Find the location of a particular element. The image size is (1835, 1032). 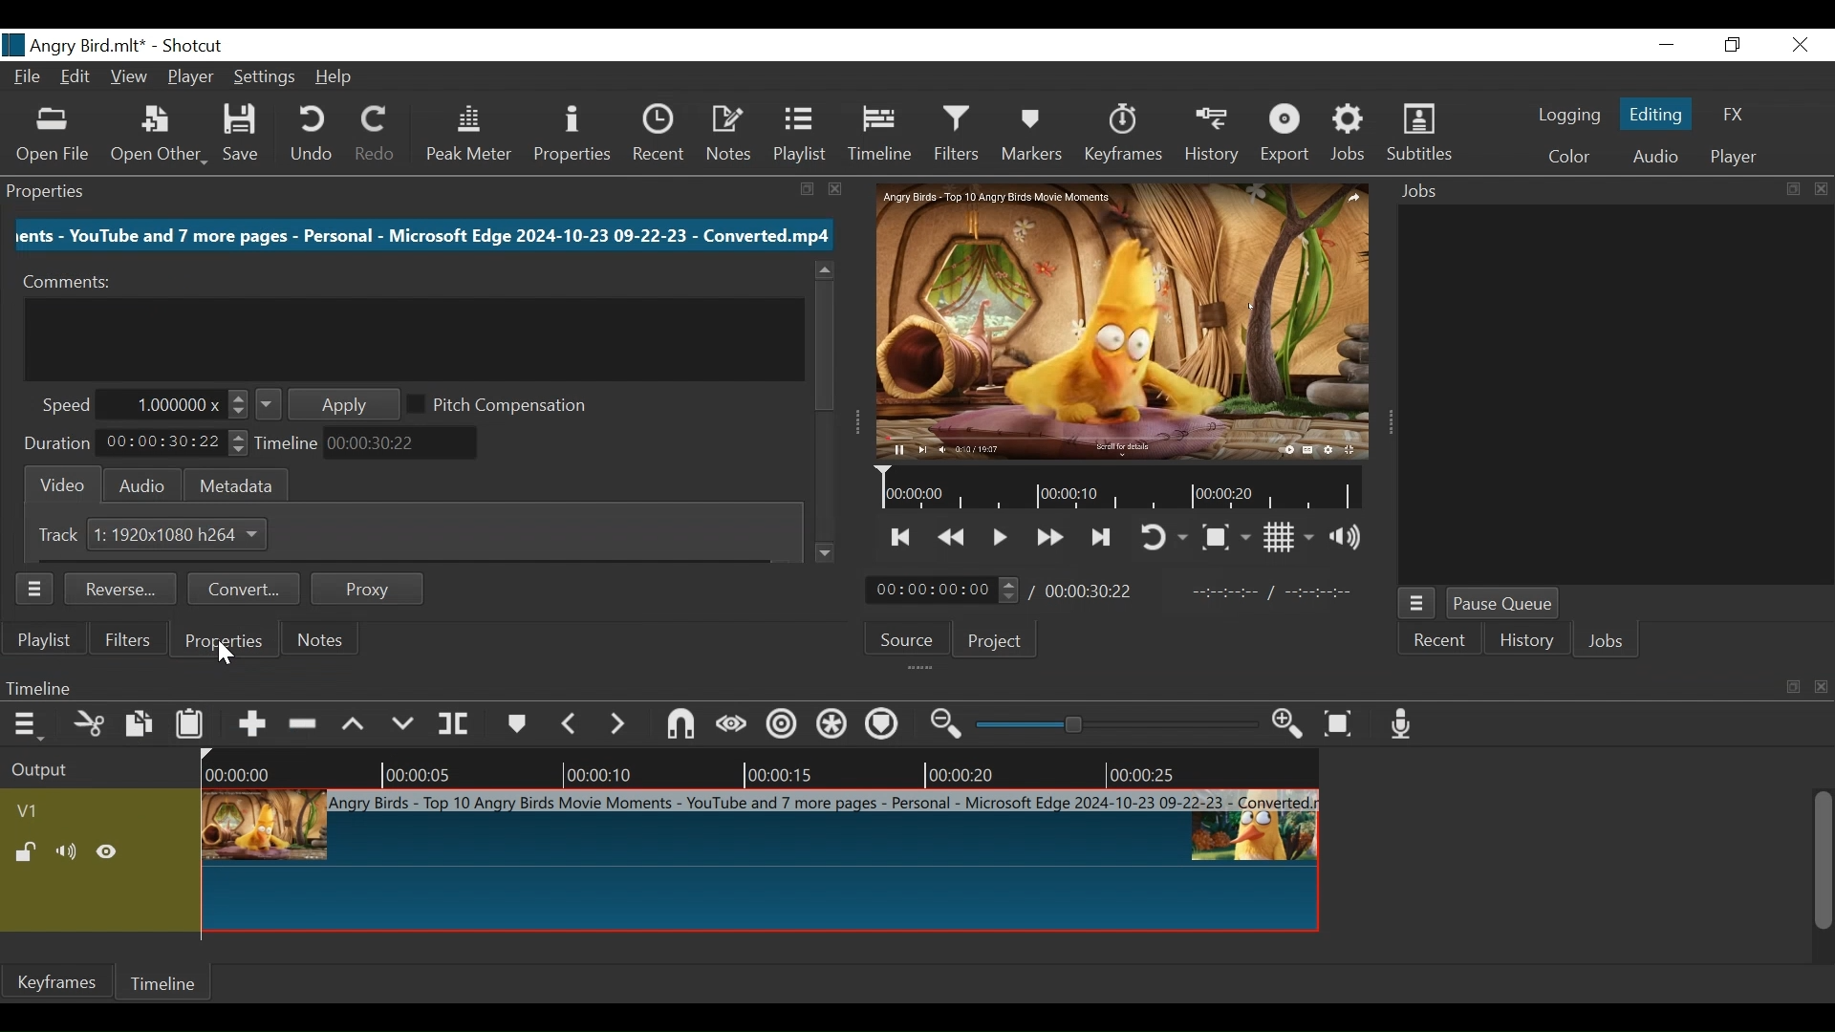

Redo is located at coordinates (375, 137).